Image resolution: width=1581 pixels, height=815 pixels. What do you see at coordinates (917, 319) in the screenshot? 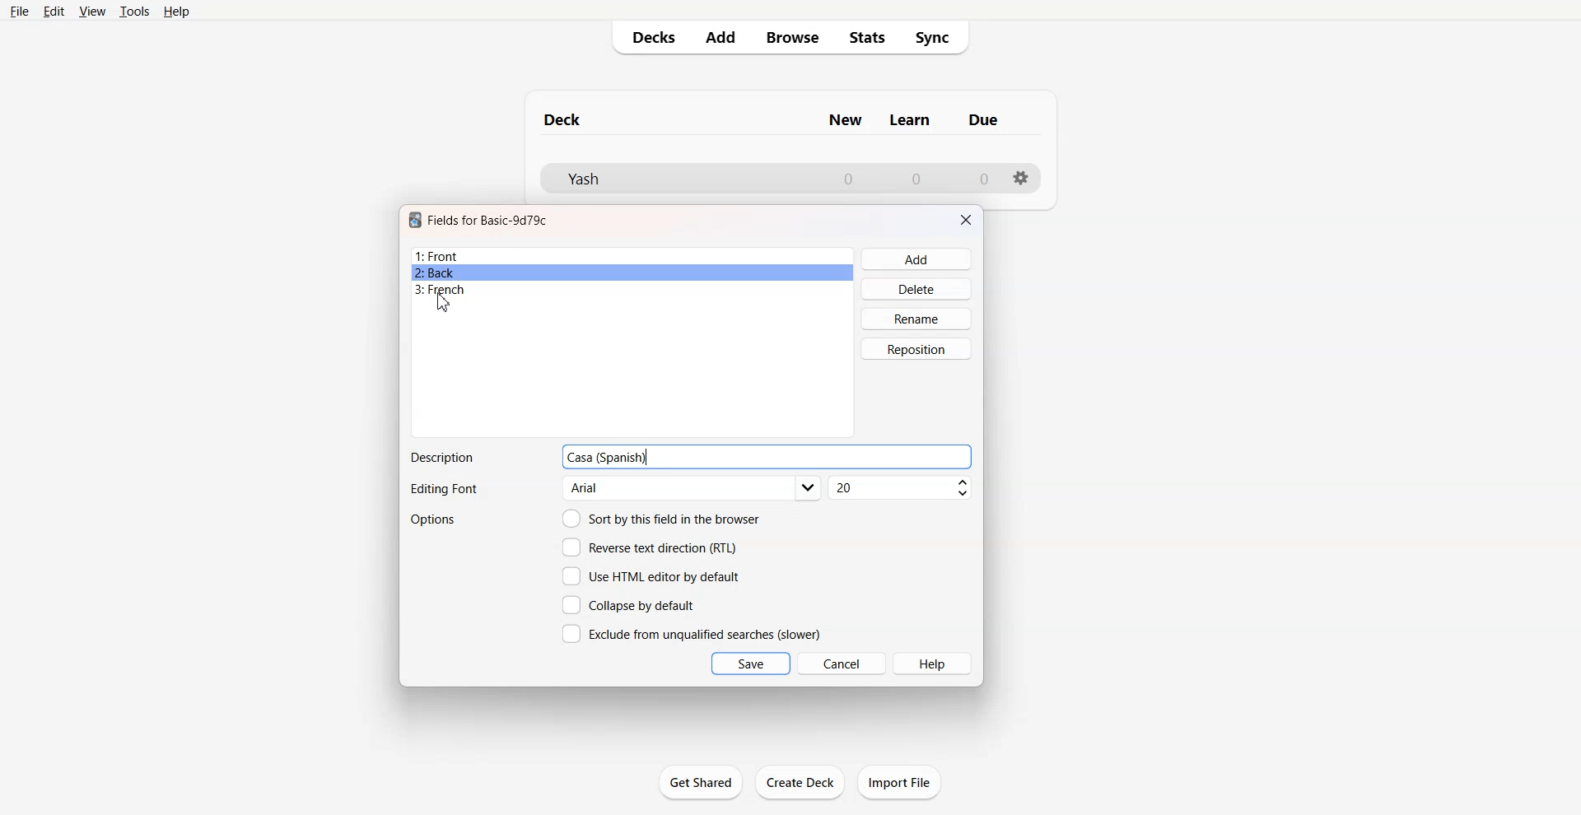
I see `Rename` at bounding box center [917, 319].